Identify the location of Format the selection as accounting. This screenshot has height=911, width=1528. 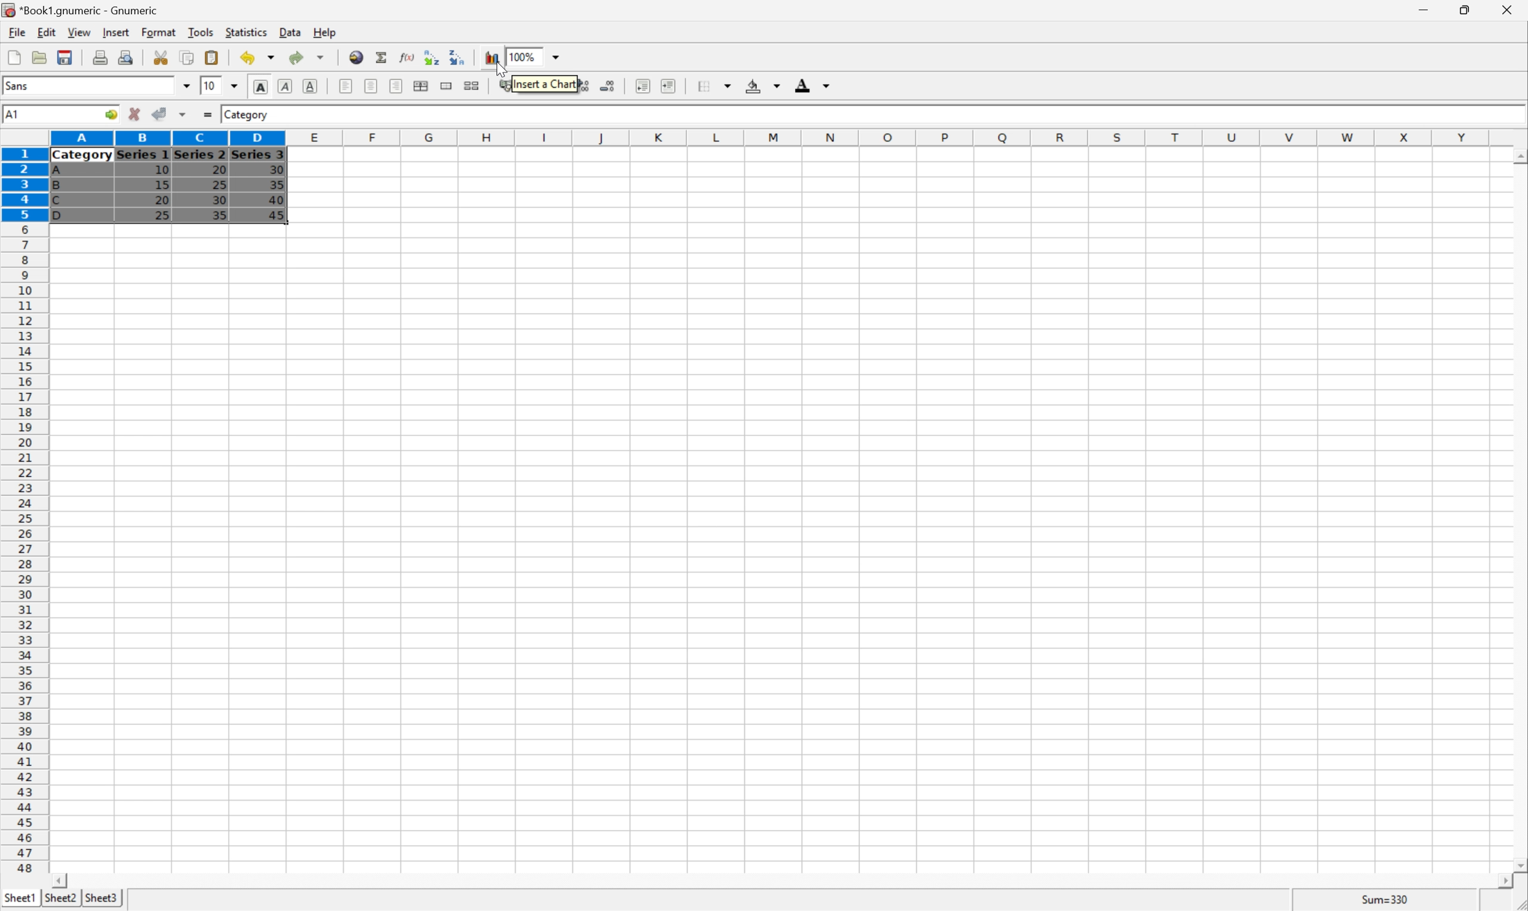
(501, 85).